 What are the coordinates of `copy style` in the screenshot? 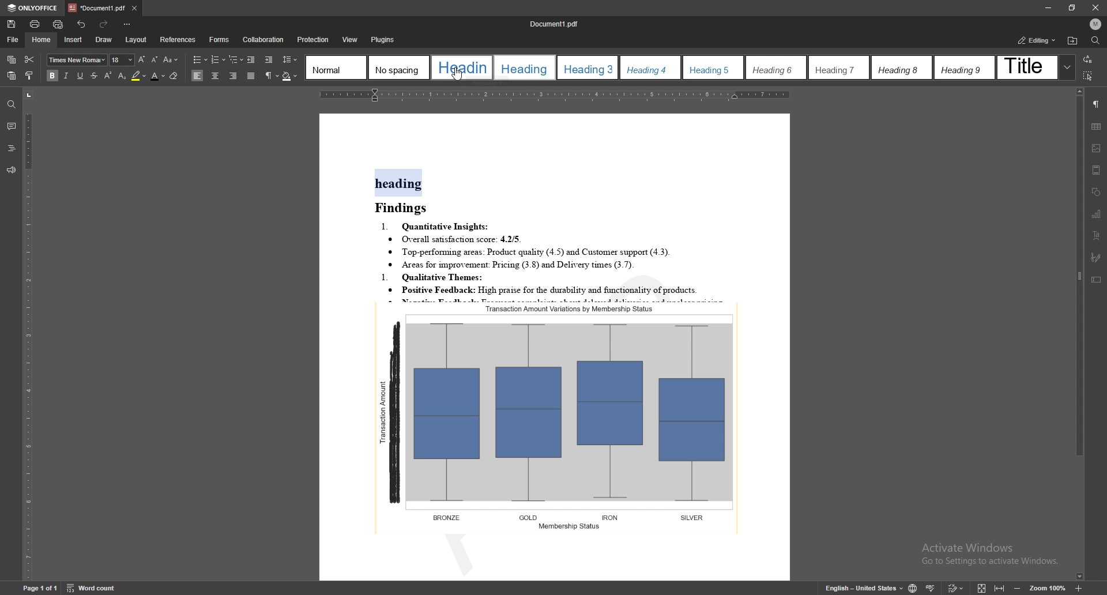 It's located at (31, 75).